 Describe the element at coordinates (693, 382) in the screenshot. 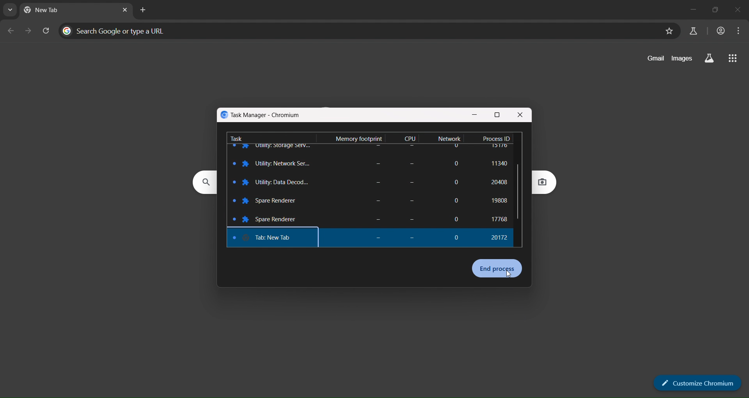

I see `customize chrome` at that location.